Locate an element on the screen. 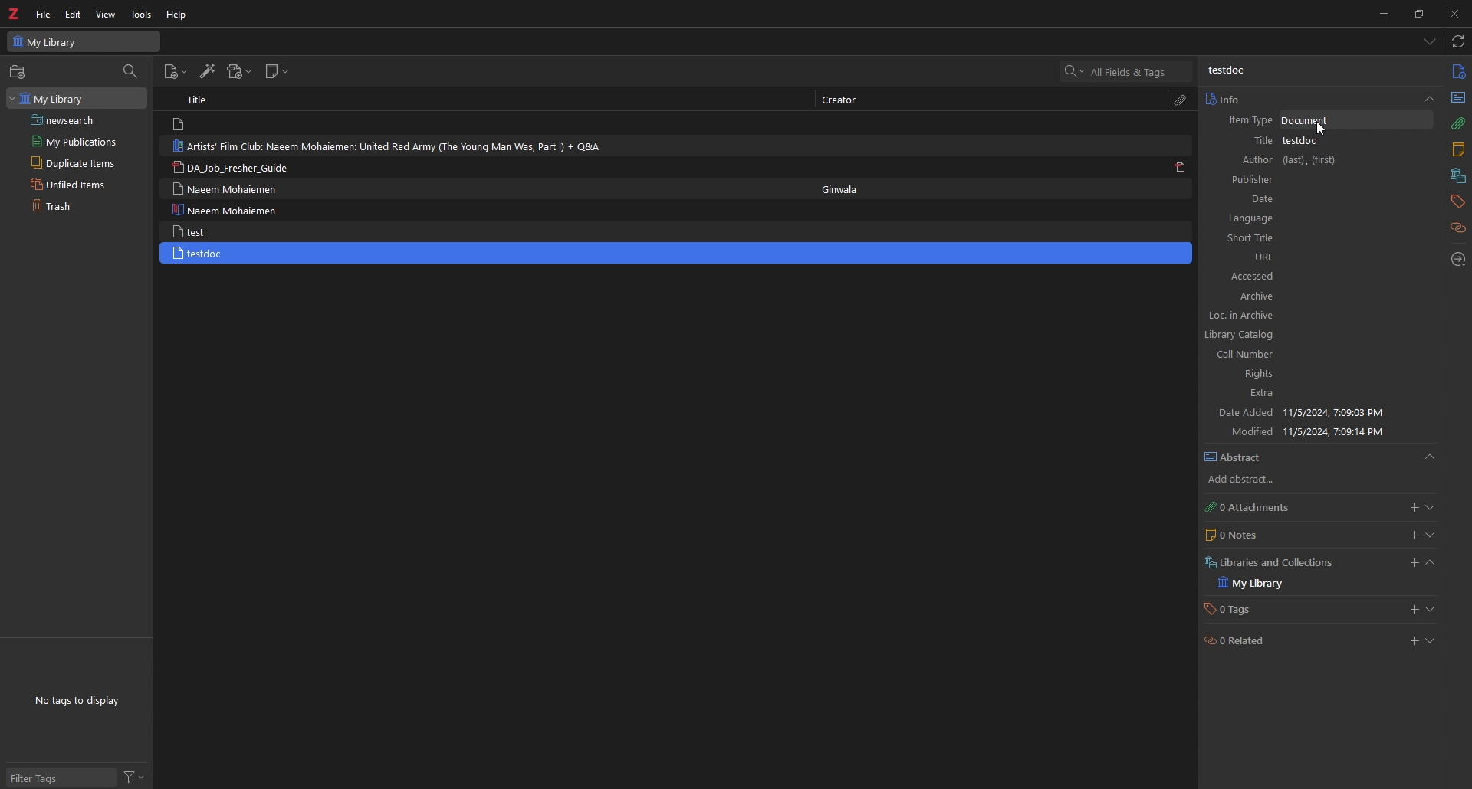  file logo is located at coordinates (181, 124).